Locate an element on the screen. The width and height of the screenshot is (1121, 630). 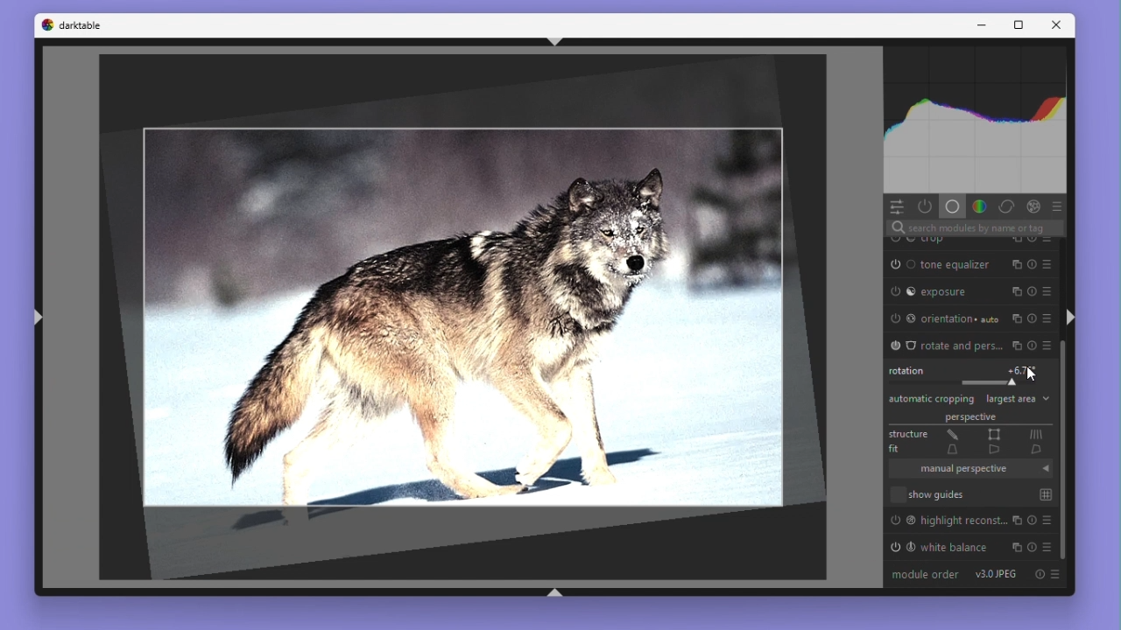
Automatic cropping is located at coordinates (932, 399).